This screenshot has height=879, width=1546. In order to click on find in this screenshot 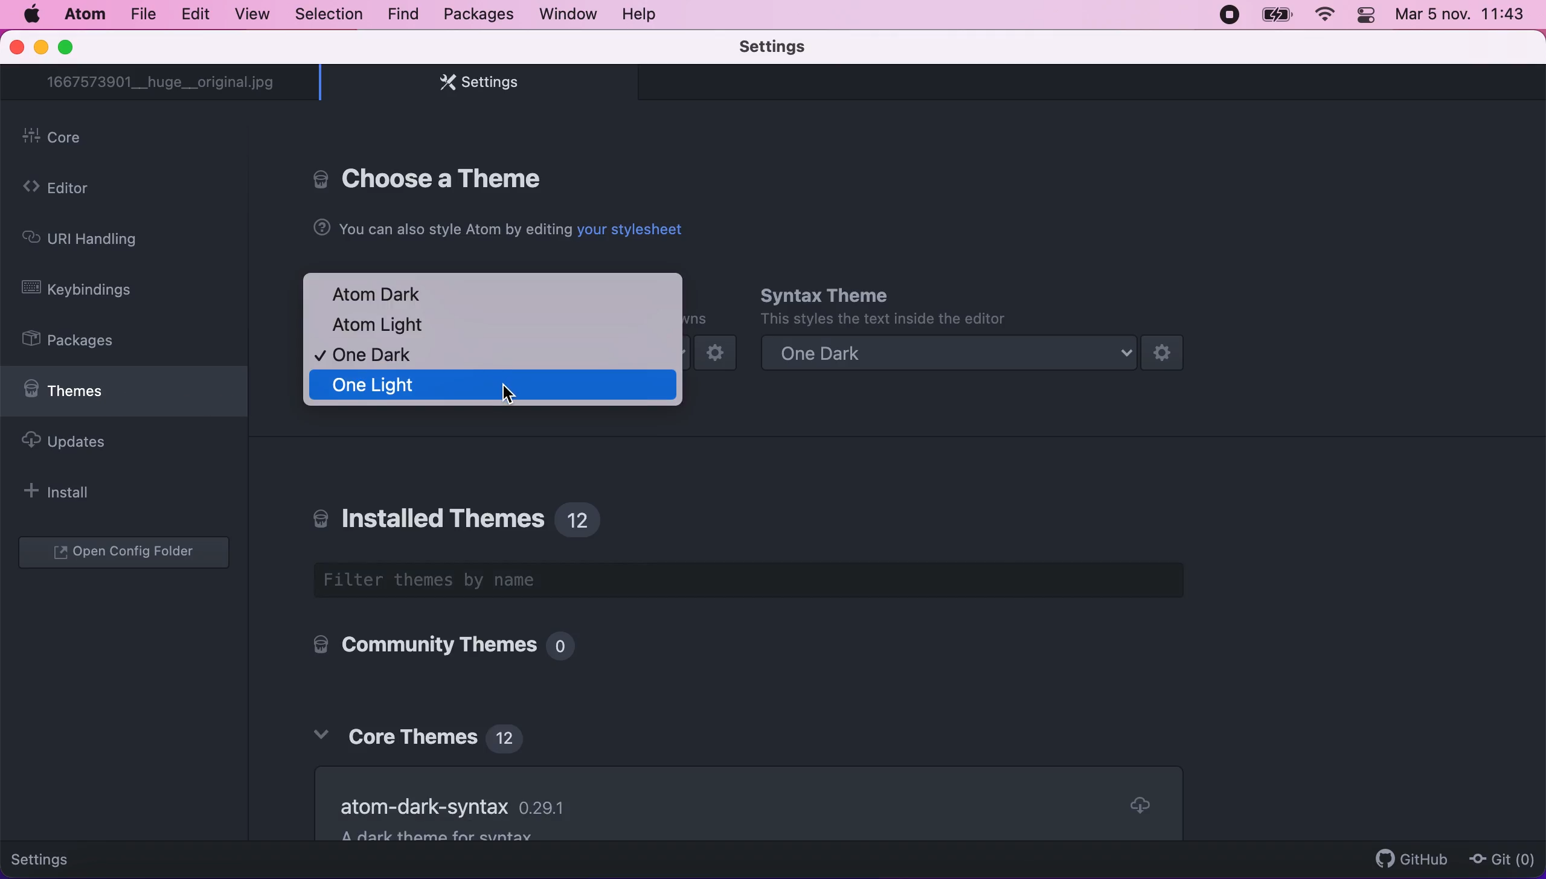, I will do `click(400, 14)`.